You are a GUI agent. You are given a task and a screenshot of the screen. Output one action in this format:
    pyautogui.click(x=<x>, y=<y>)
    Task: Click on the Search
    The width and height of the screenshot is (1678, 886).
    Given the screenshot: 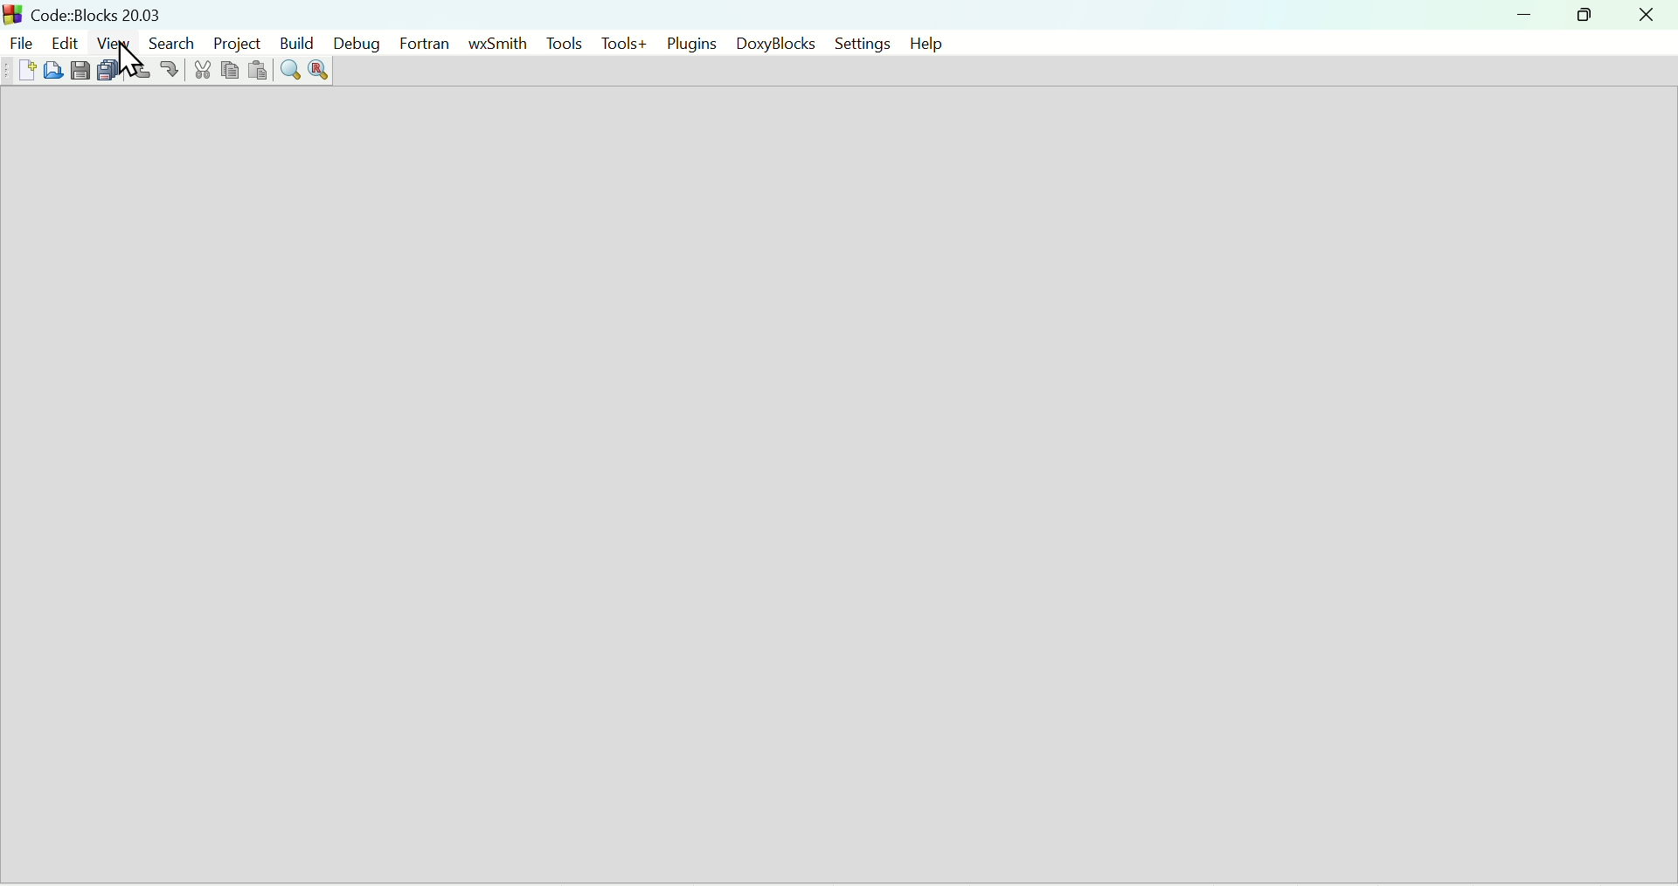 What is the action you would take?
    pyautogui.click(x=169, y=42)
    